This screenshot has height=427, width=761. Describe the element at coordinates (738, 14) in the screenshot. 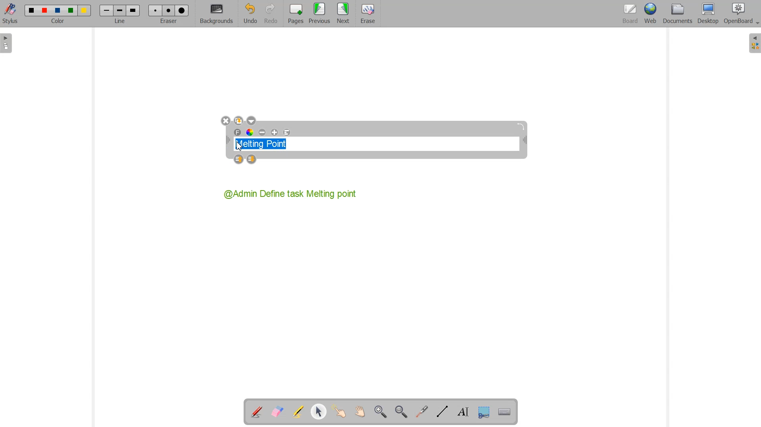

I see `OpenBoard` at that location.